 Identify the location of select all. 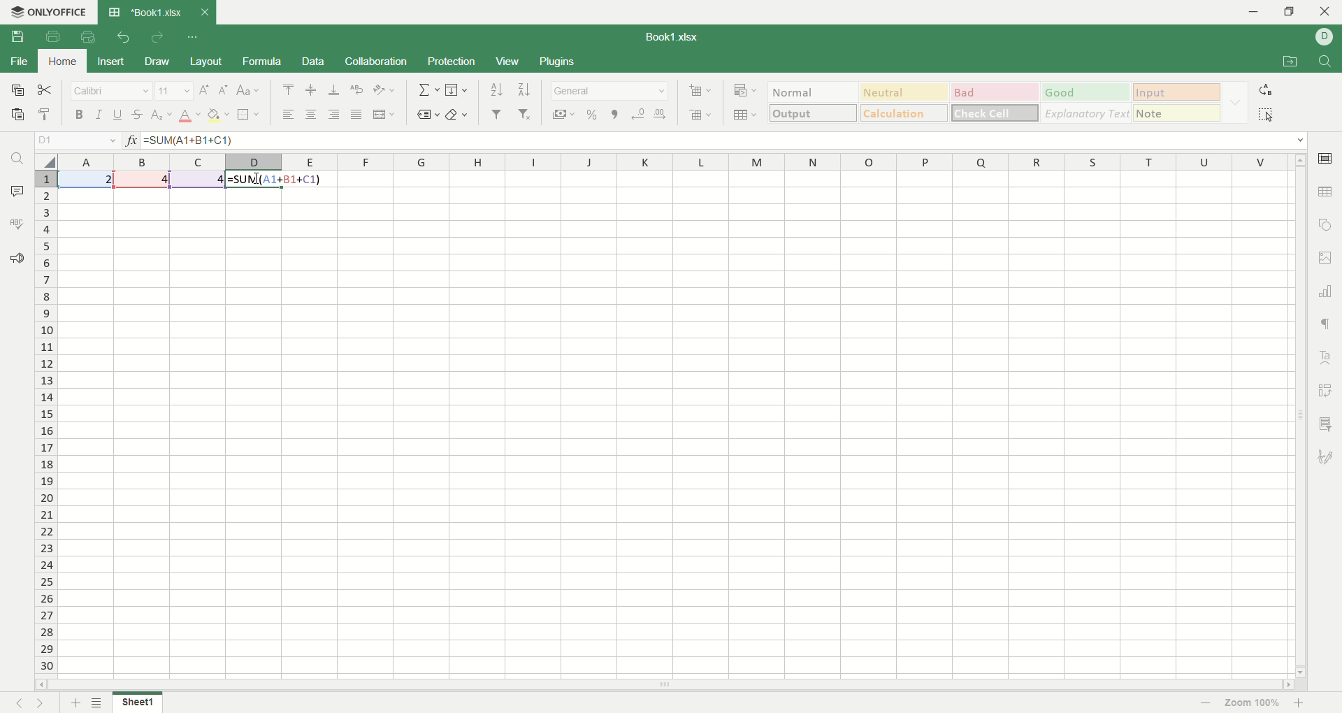
(1266, 114).